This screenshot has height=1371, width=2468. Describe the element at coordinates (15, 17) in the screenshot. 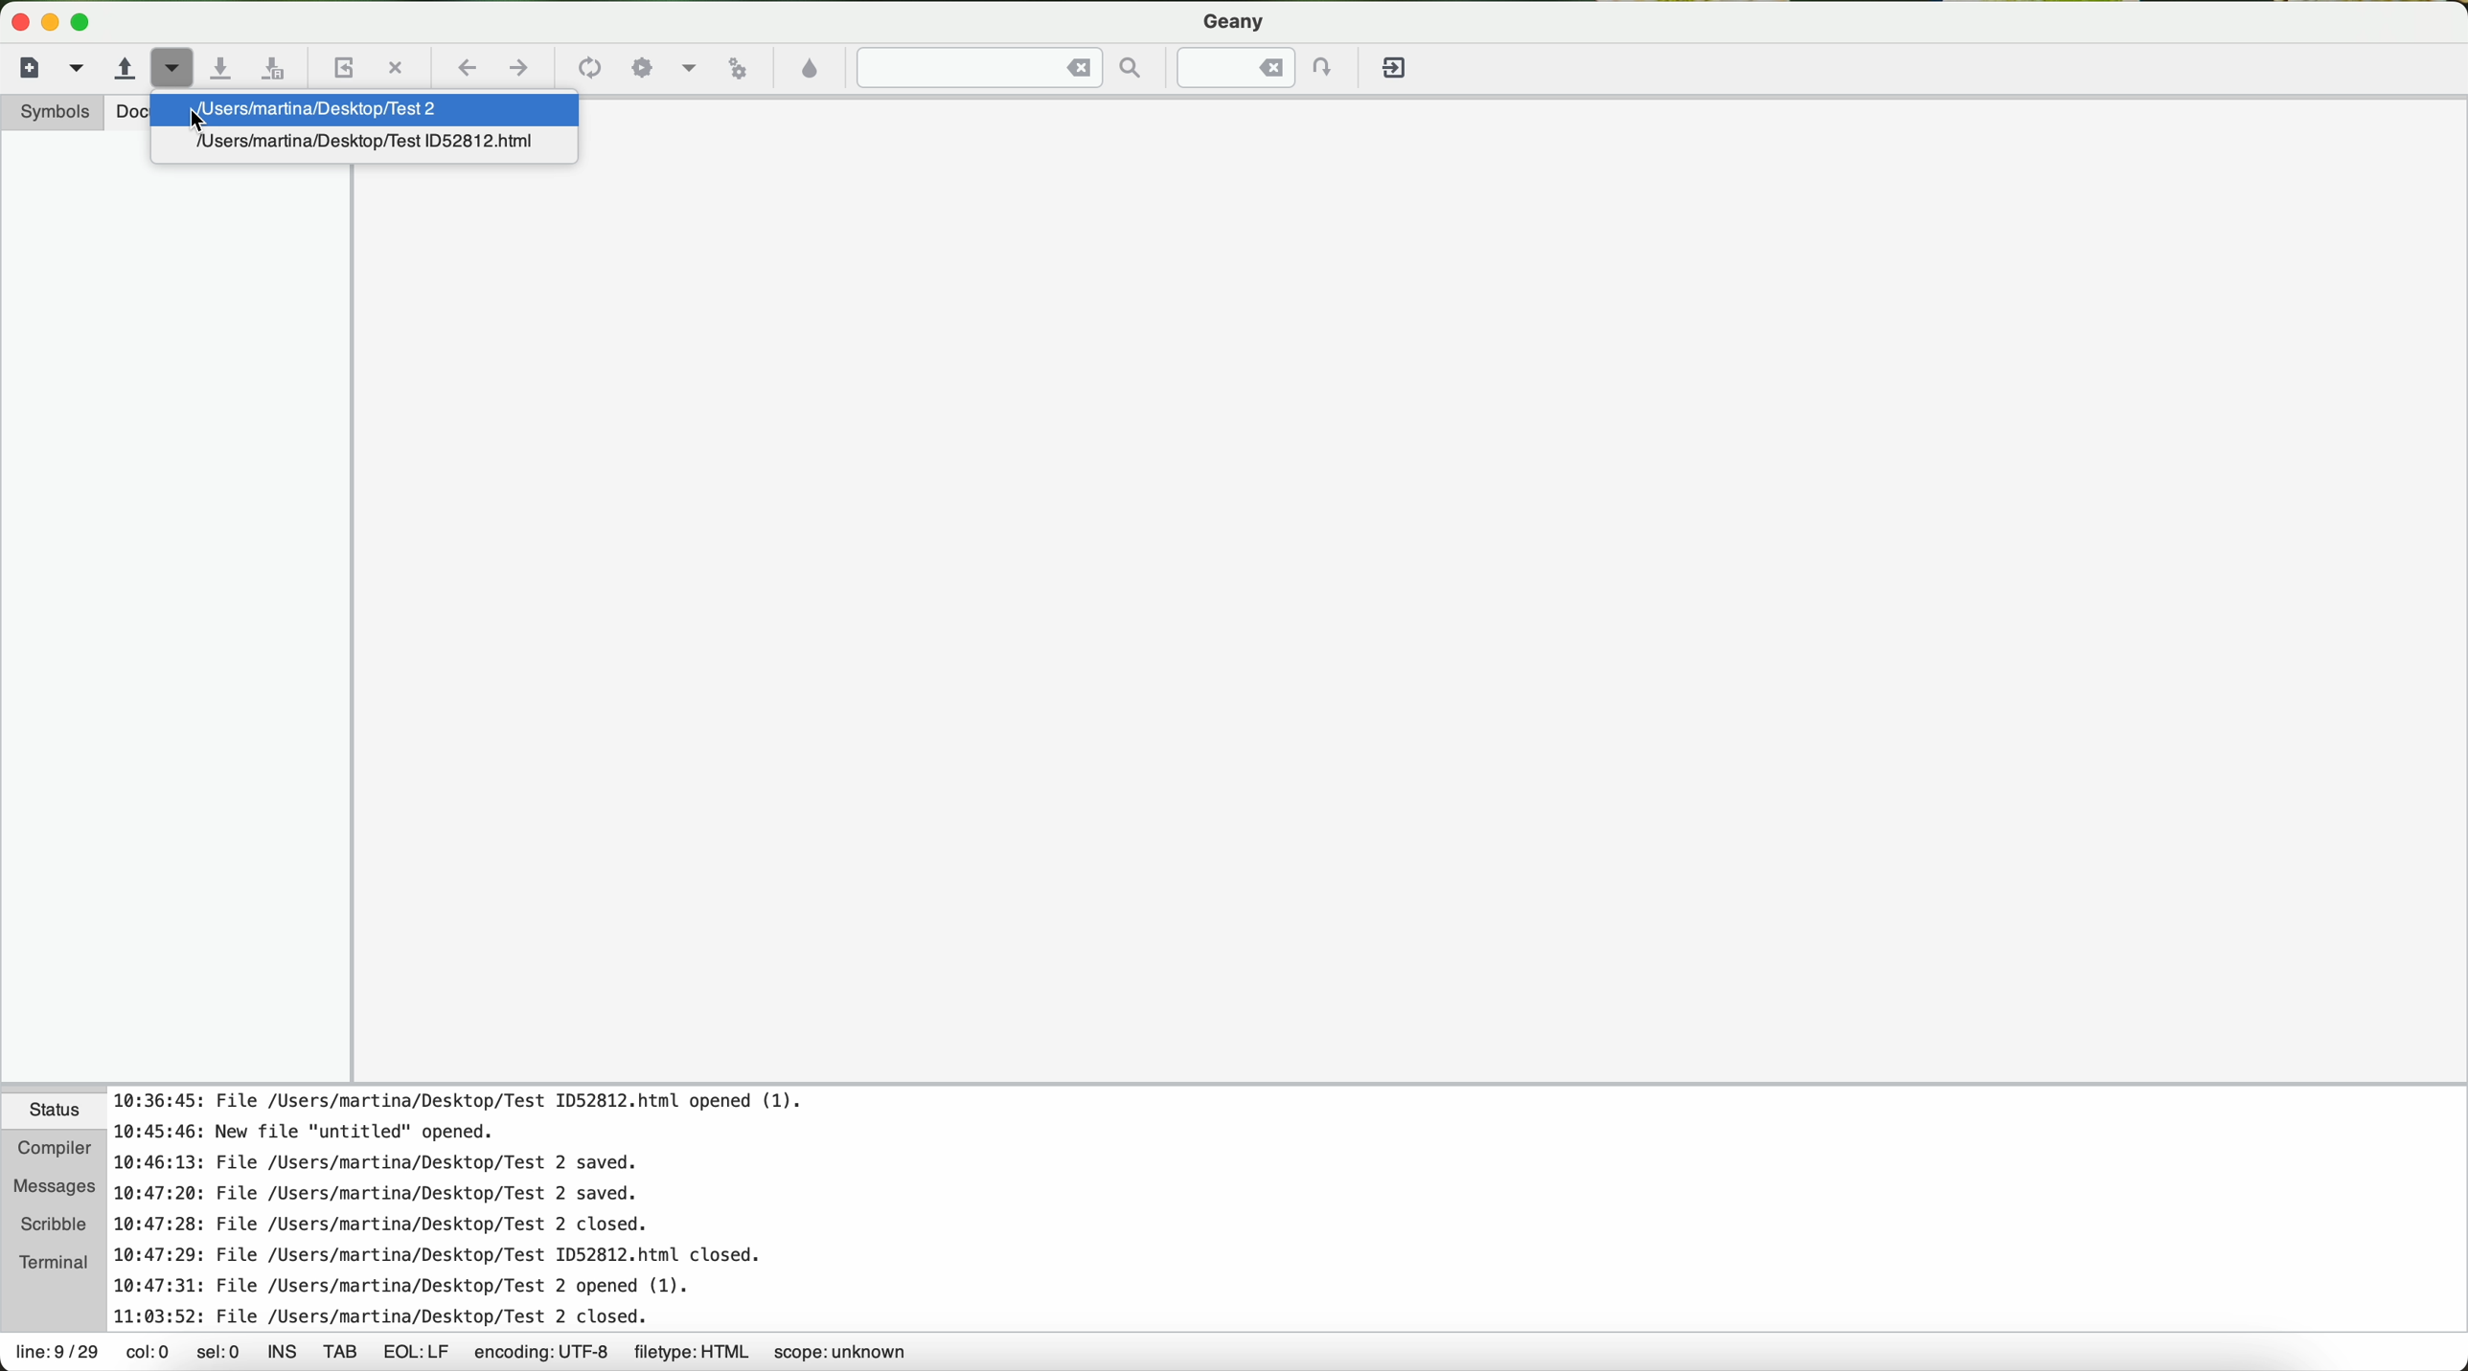

I see `close program` at that location.